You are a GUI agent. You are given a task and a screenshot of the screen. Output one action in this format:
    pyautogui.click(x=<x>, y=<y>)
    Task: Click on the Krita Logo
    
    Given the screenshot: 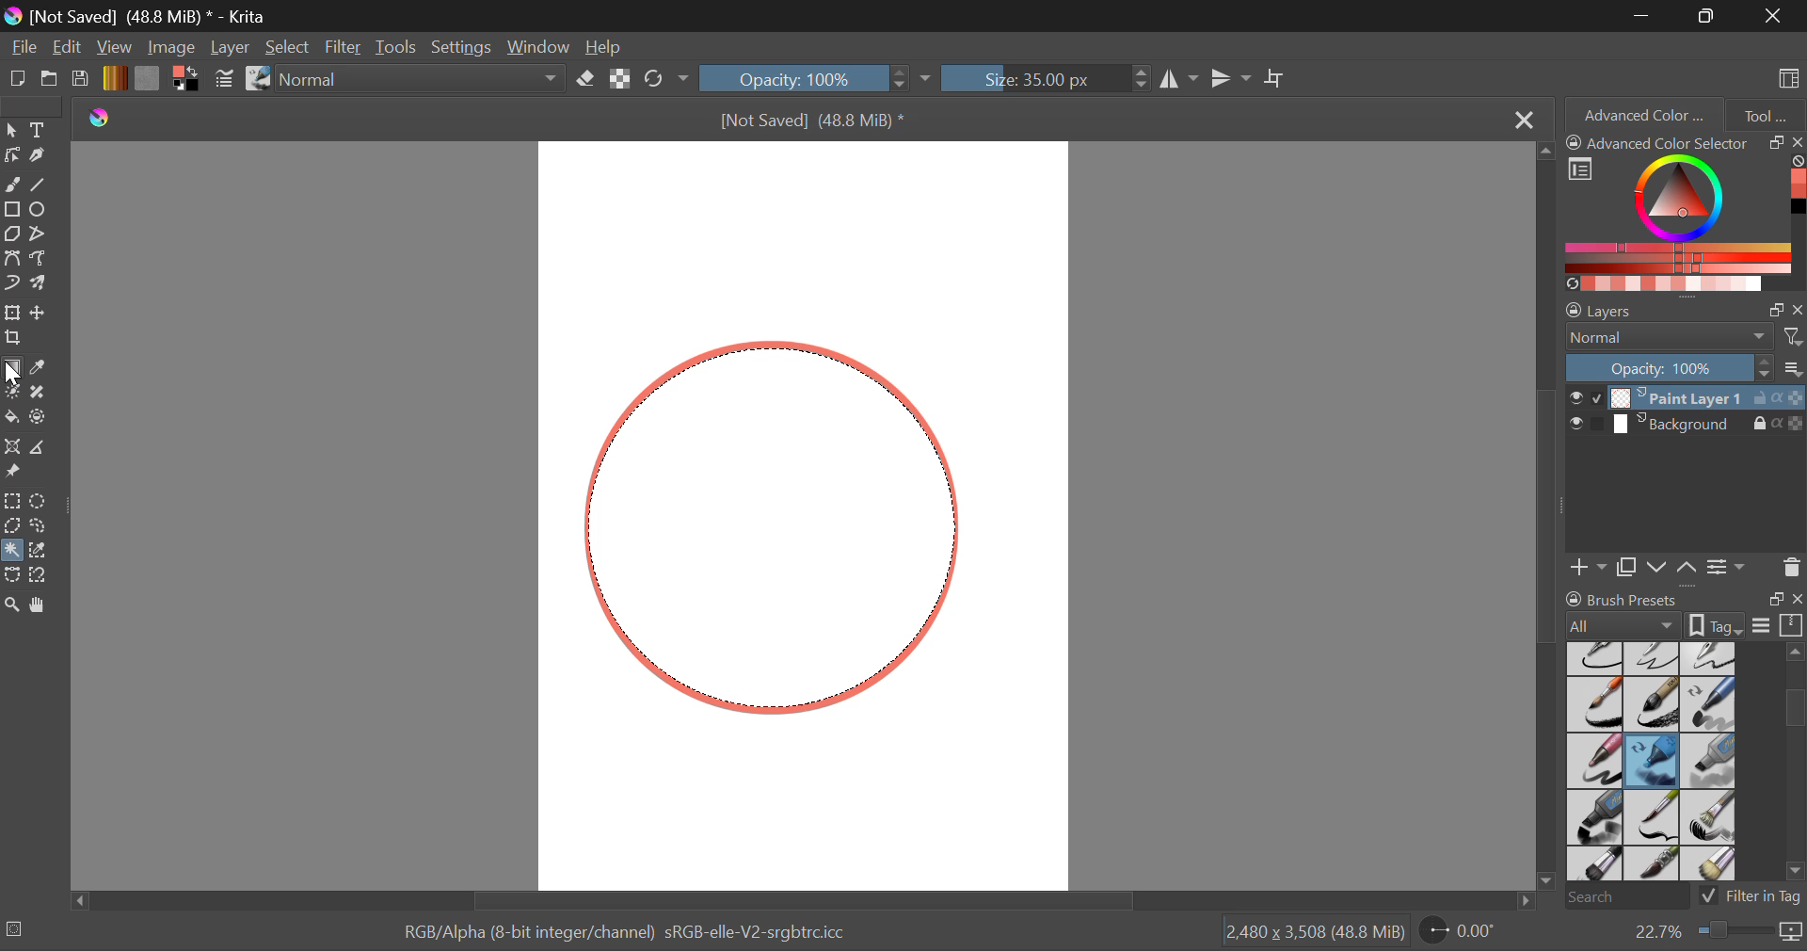 What is the action you would take?
    pyautogui.click(x=98, y=119)
    